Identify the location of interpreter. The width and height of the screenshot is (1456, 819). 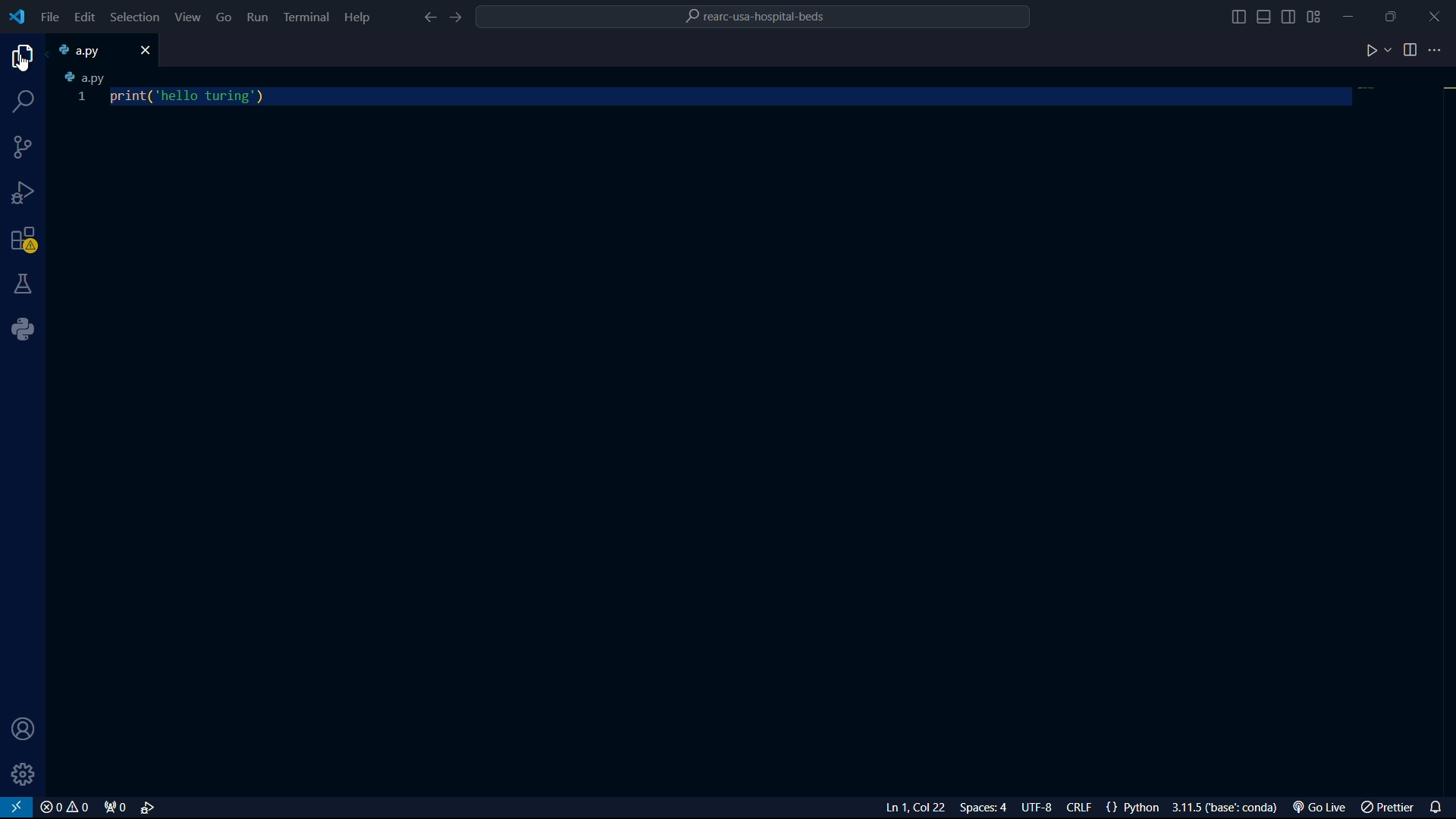
(1225, 808).